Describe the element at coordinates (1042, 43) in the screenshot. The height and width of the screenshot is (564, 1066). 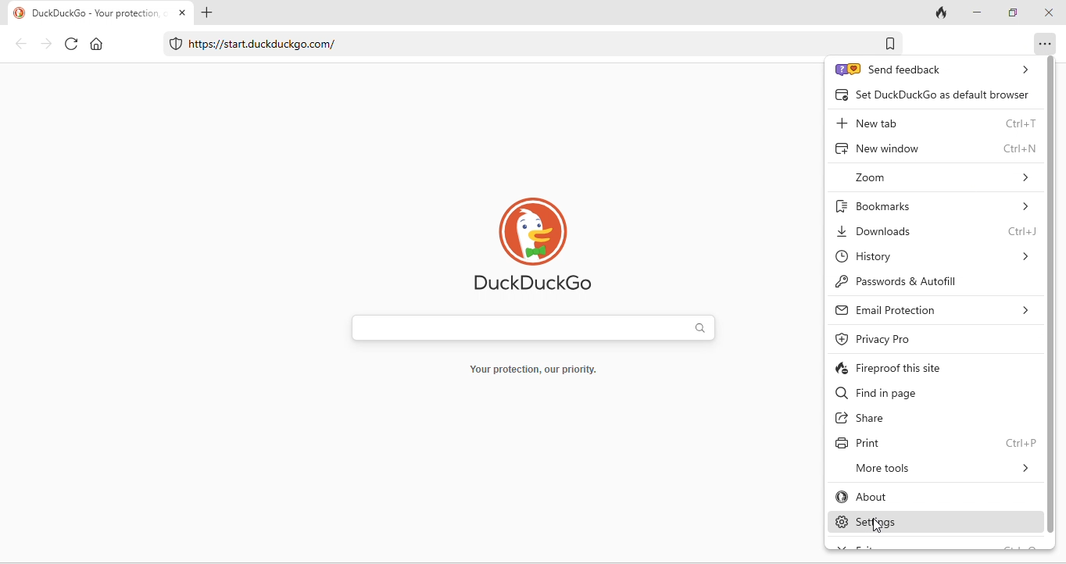
I see `options` at that location.